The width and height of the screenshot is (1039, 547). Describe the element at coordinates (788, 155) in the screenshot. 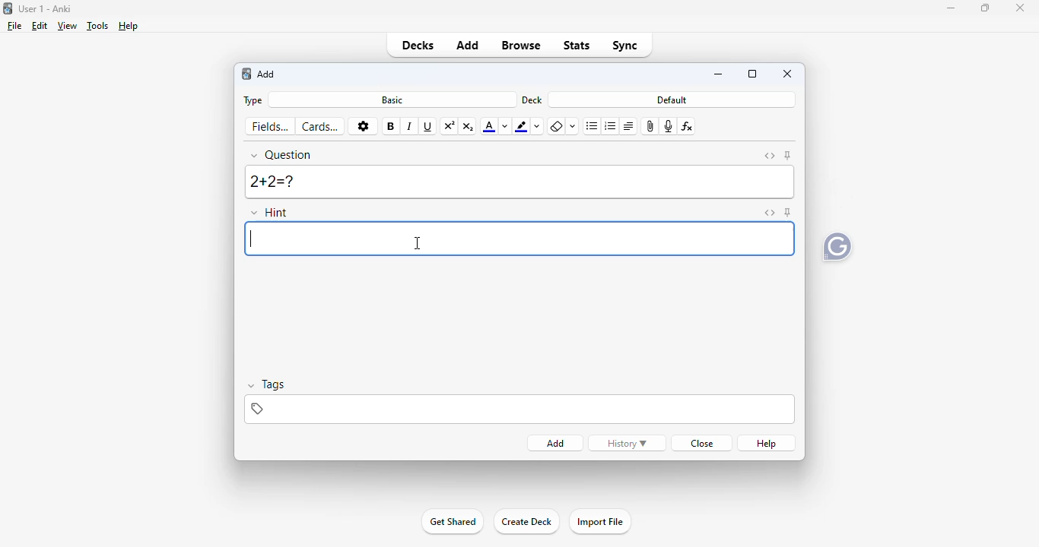

I see `toggle sticky` at that location.